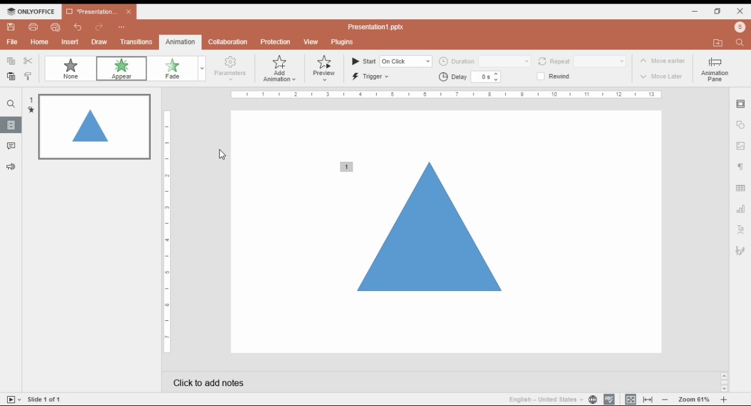  What do you see at coordinates (369, 76) in the screenshot?
I see `trigger` at bounding box center [369, 76].